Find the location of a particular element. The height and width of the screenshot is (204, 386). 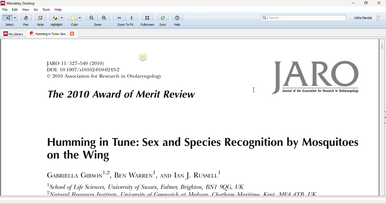

go is located at coordinates (35, 10).